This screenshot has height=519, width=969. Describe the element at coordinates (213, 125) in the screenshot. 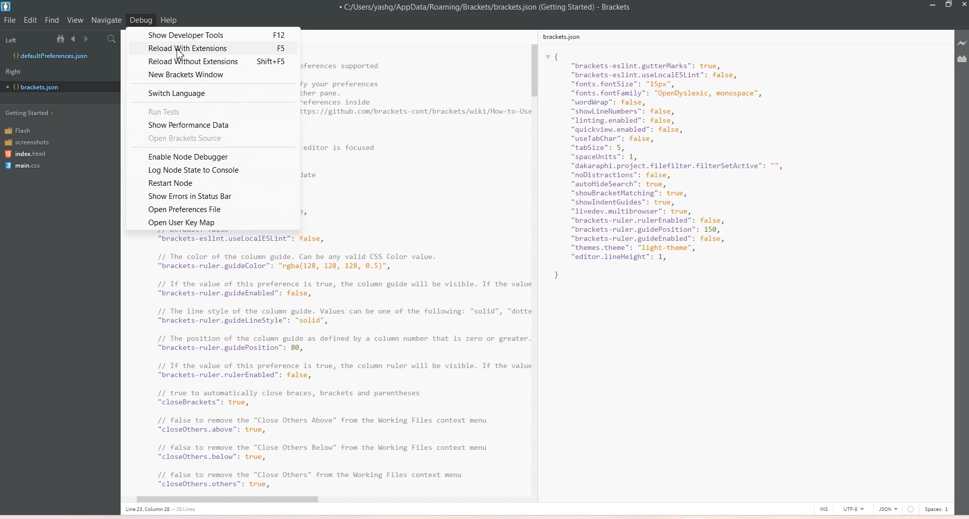

I see `Show performance data` at that location.